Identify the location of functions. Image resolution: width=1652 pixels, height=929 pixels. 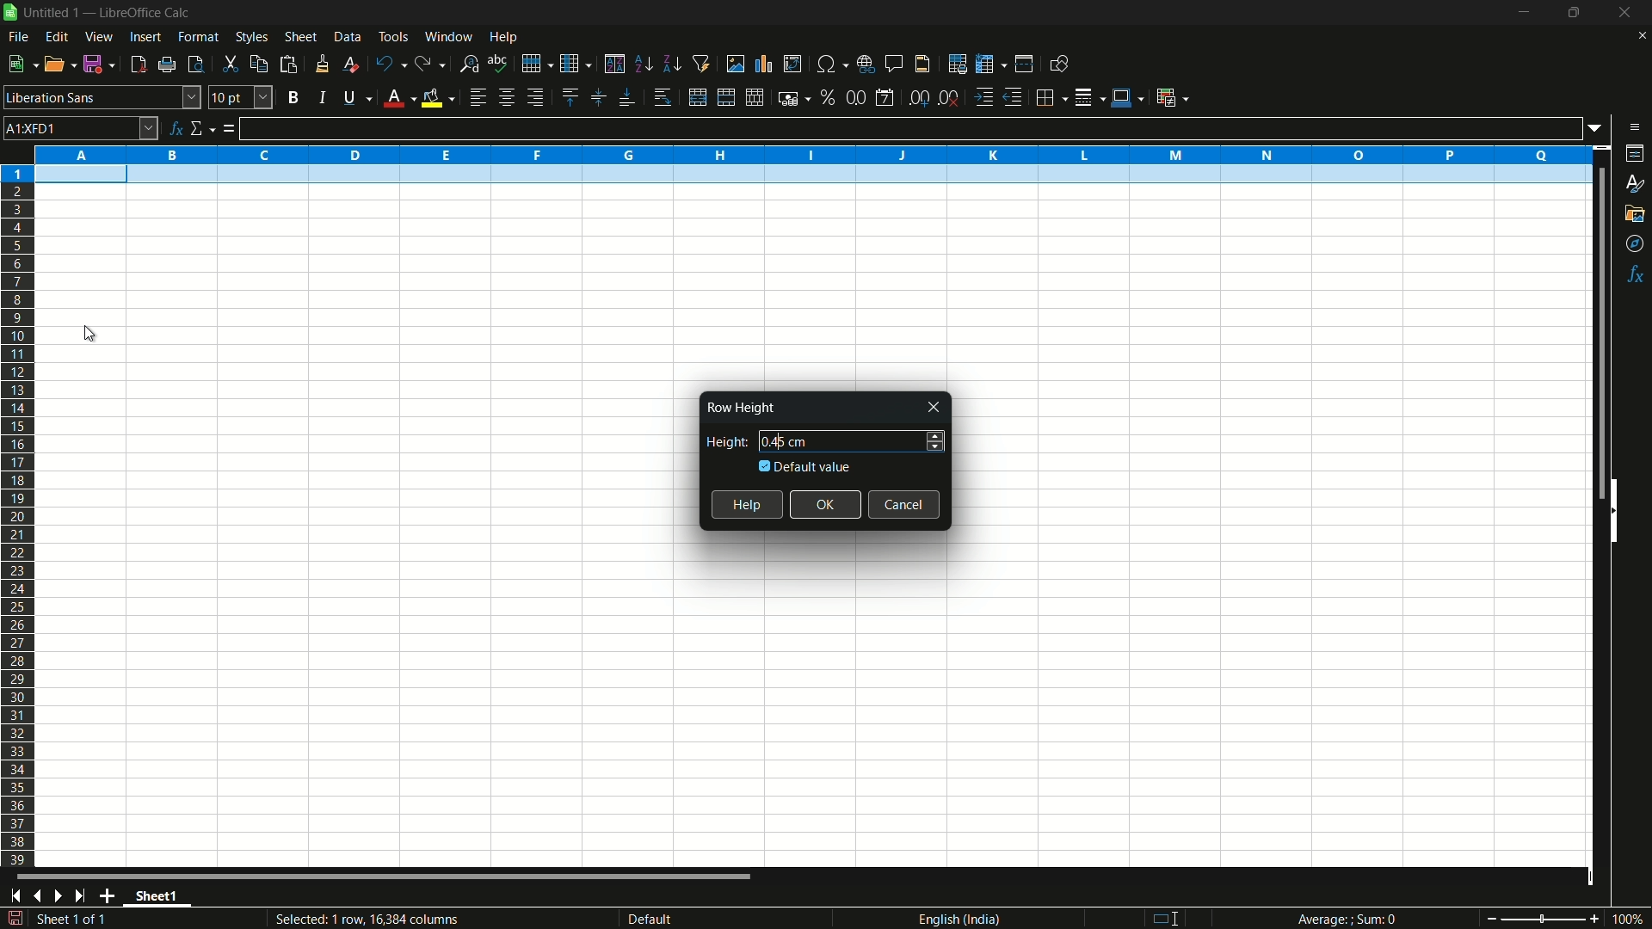
(1637, 274).